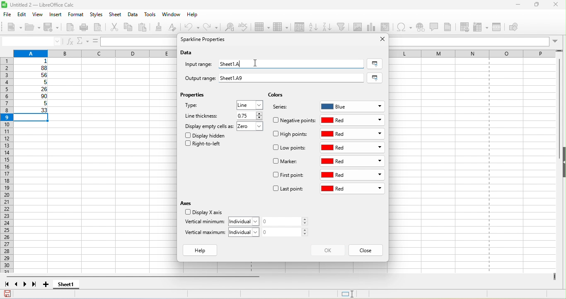 This screenshot has width=566, height=299. What do you see at coordinates (7, 285) in the screenshot?
I see `scroll to first sheet` at bounding box center [7, 285].